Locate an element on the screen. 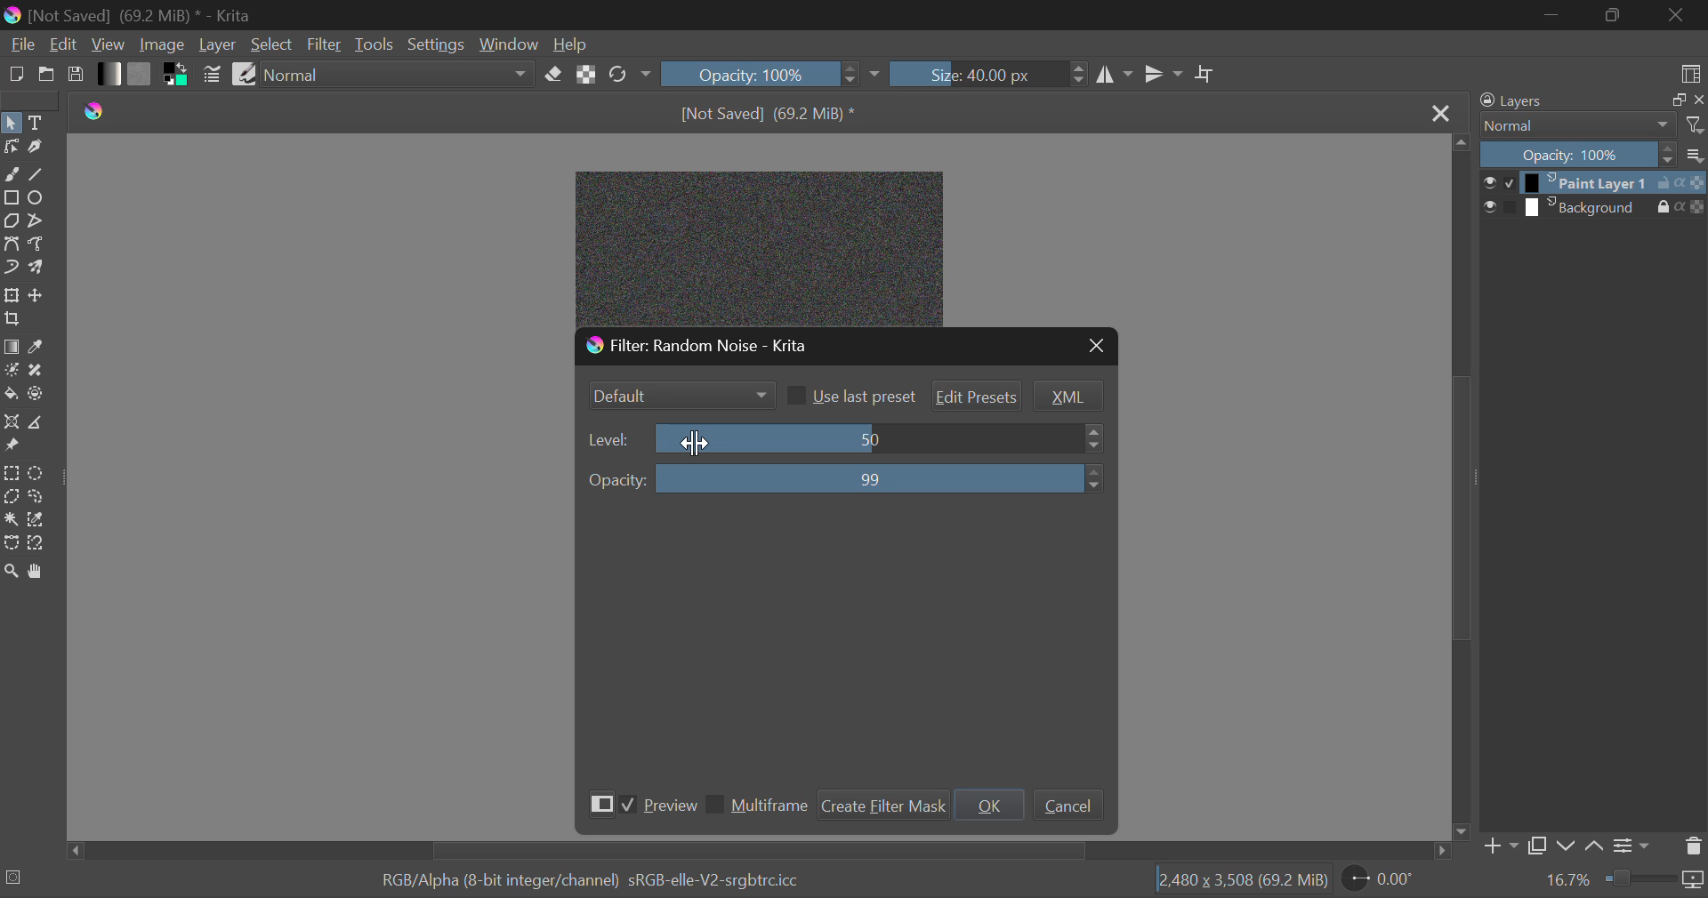 This screenshot has height=898, width=1708. Preview is located at coordinates (639, 803).